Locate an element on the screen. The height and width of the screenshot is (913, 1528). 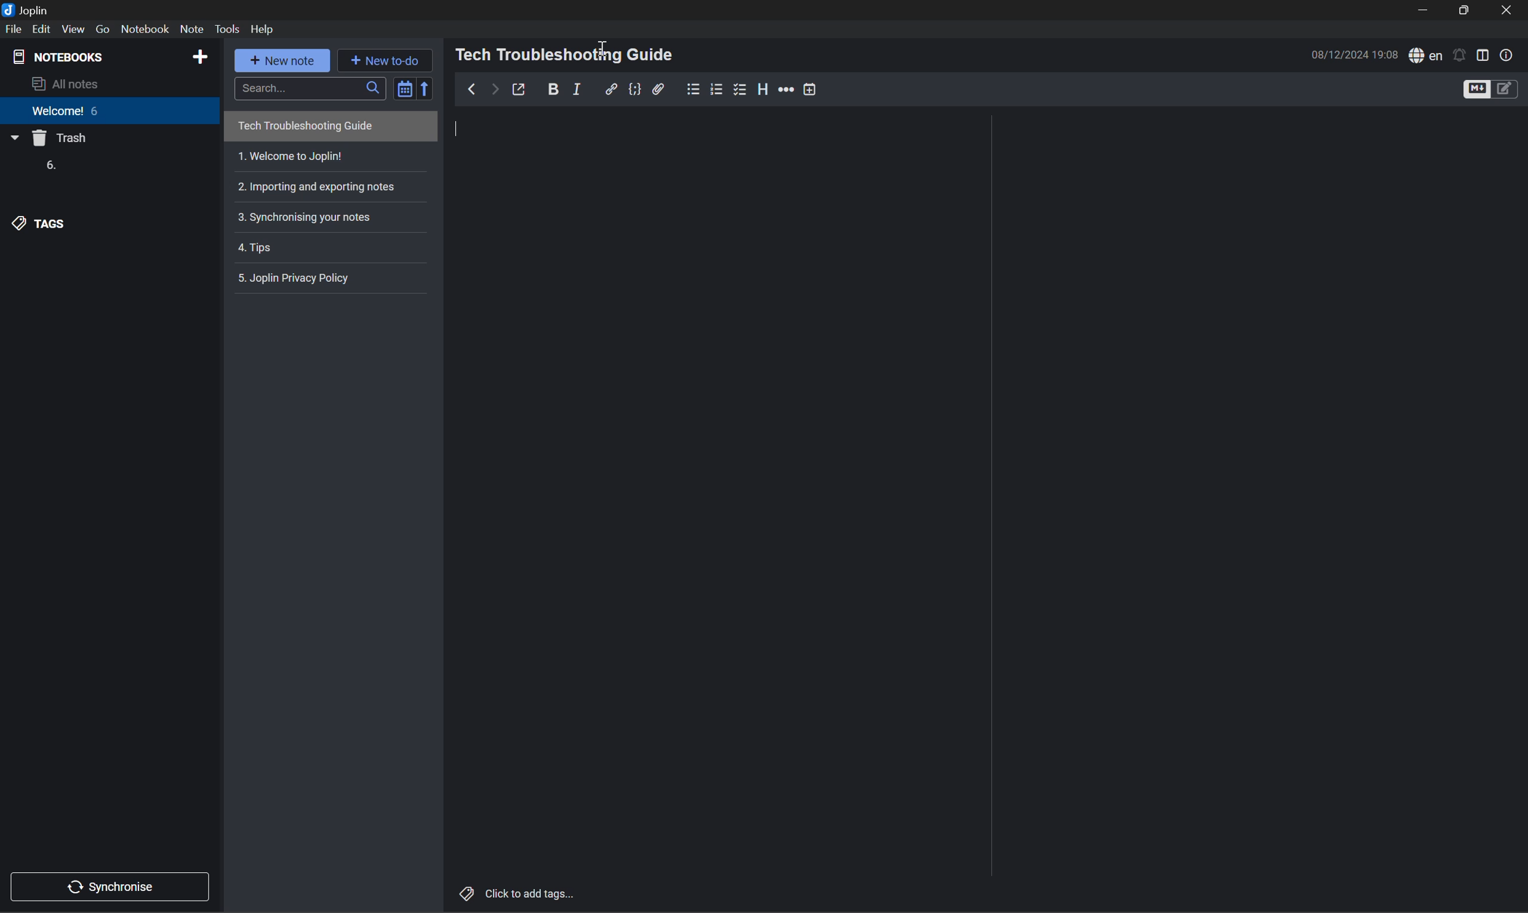
Minimize is located at coordinates (1428, 10).